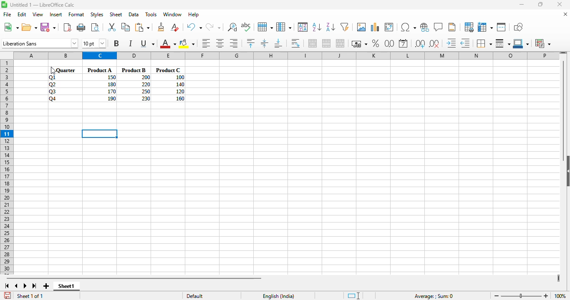  I want to click on Product A, so click(100, 70).